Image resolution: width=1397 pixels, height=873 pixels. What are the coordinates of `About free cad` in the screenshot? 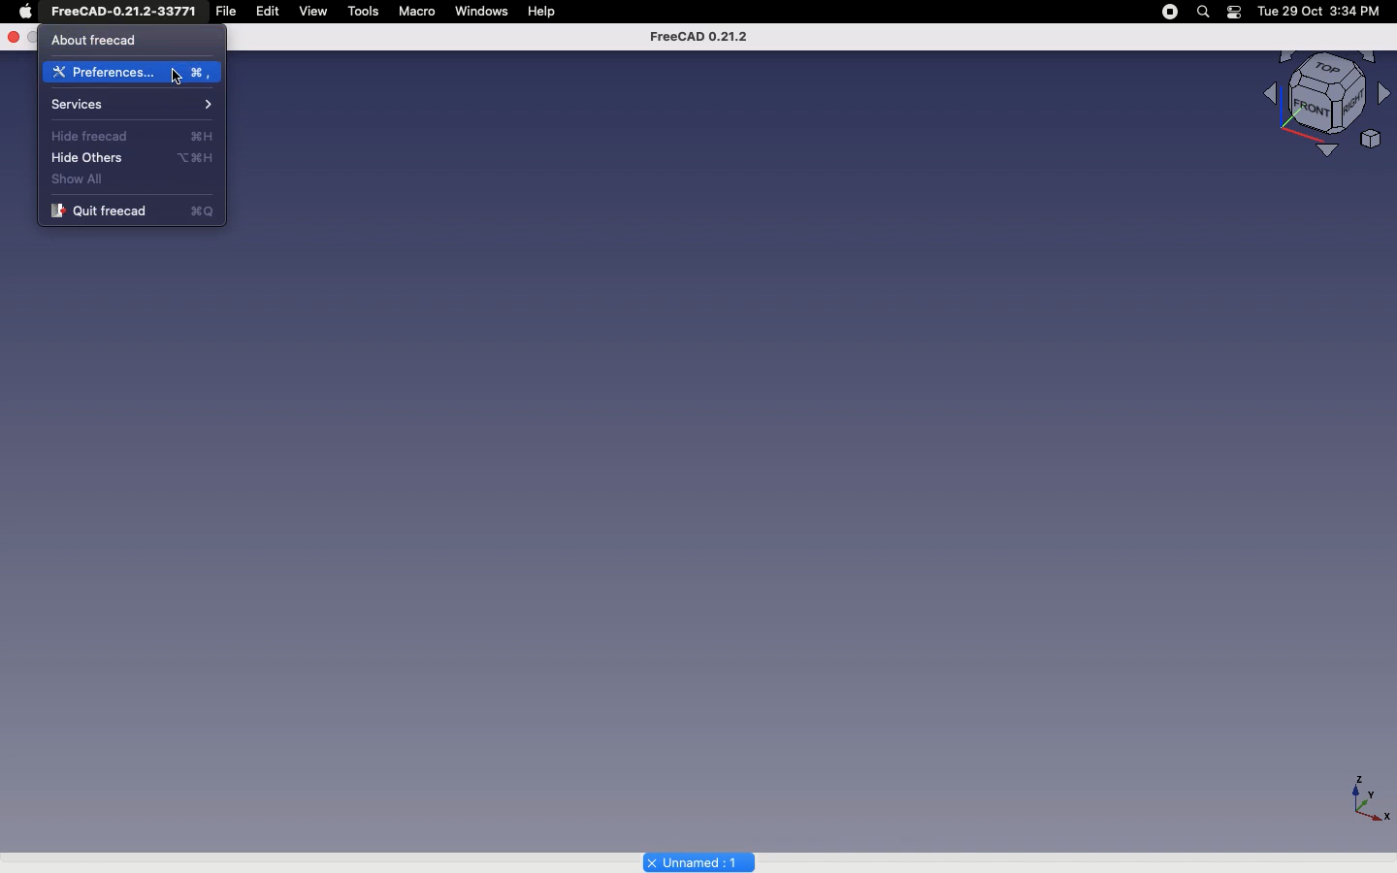 It's located at (100, 40).